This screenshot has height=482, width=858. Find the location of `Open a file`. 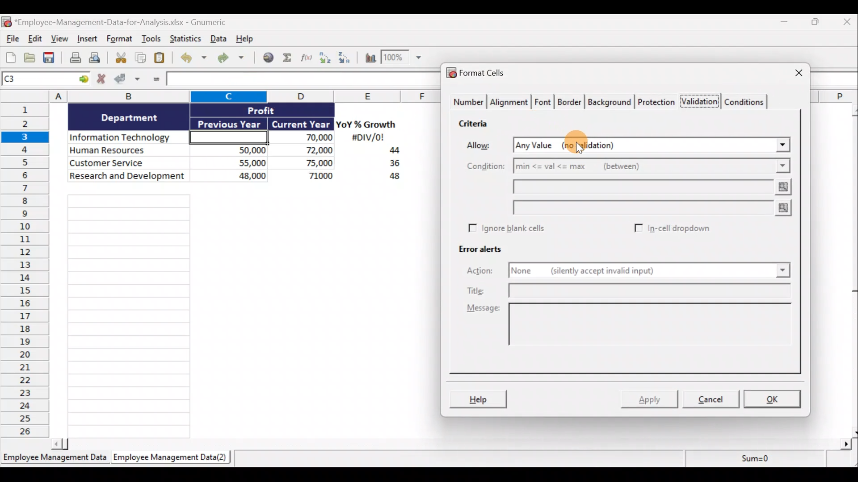

Open a file is located at coordinates (30, 58).